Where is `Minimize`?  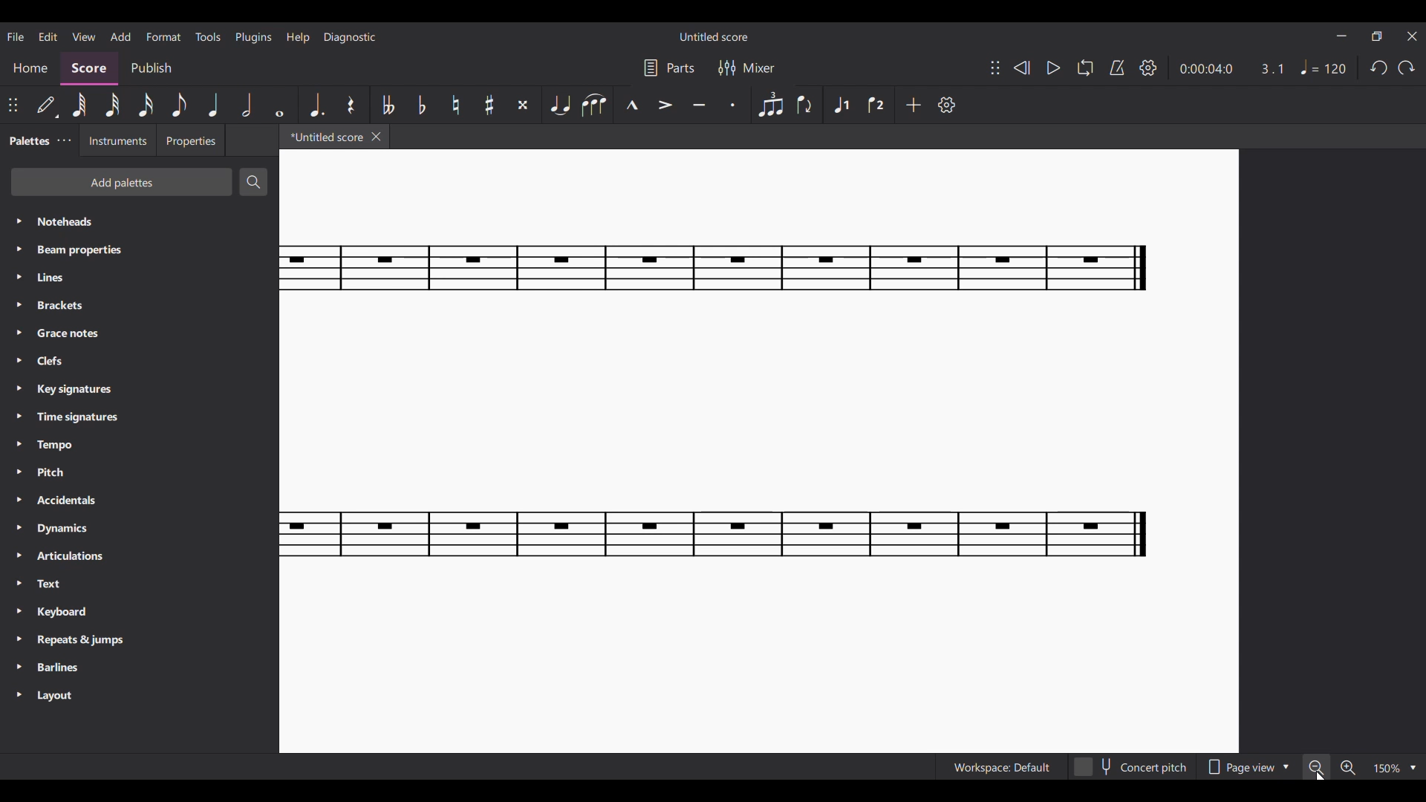 Minimize is located at coordinates (1342, 36).